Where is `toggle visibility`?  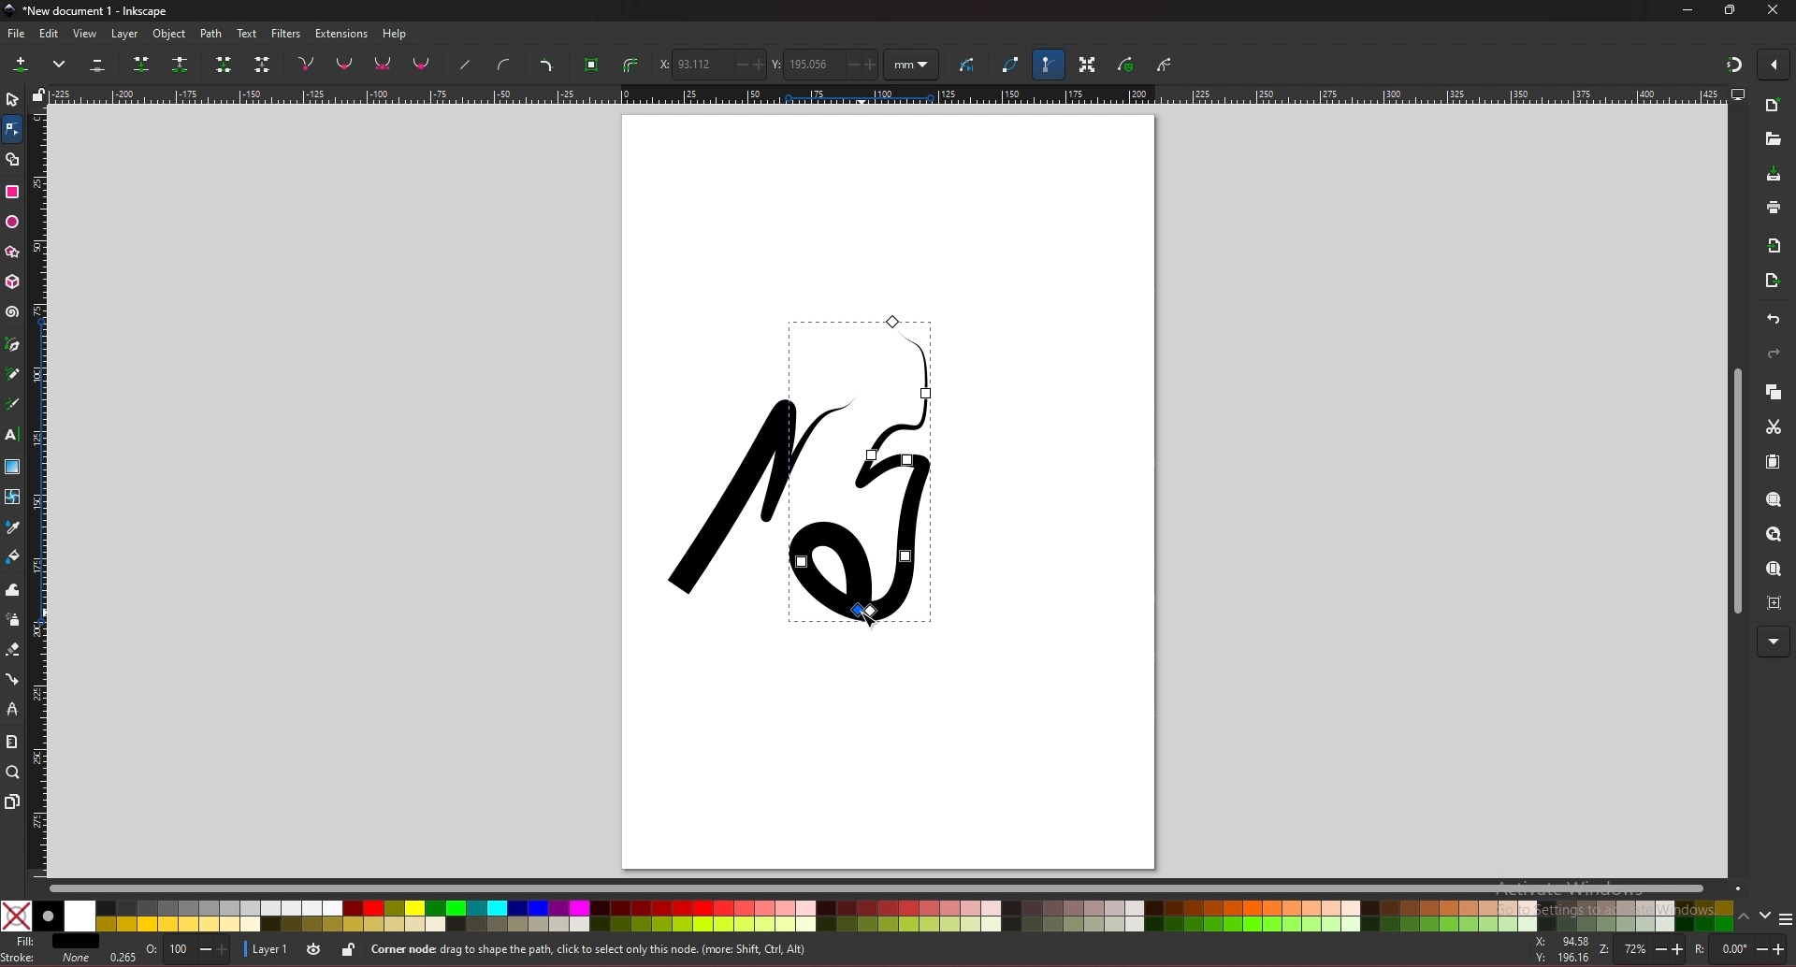 toggle visibility is located at coordinates (315, 948).